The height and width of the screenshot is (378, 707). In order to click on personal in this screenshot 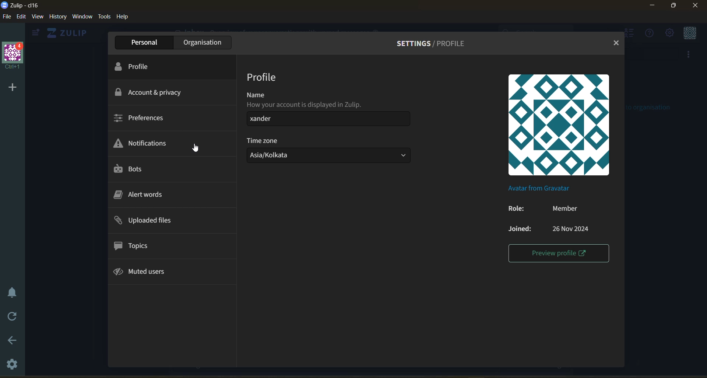, I will do `click(141, 42)`.